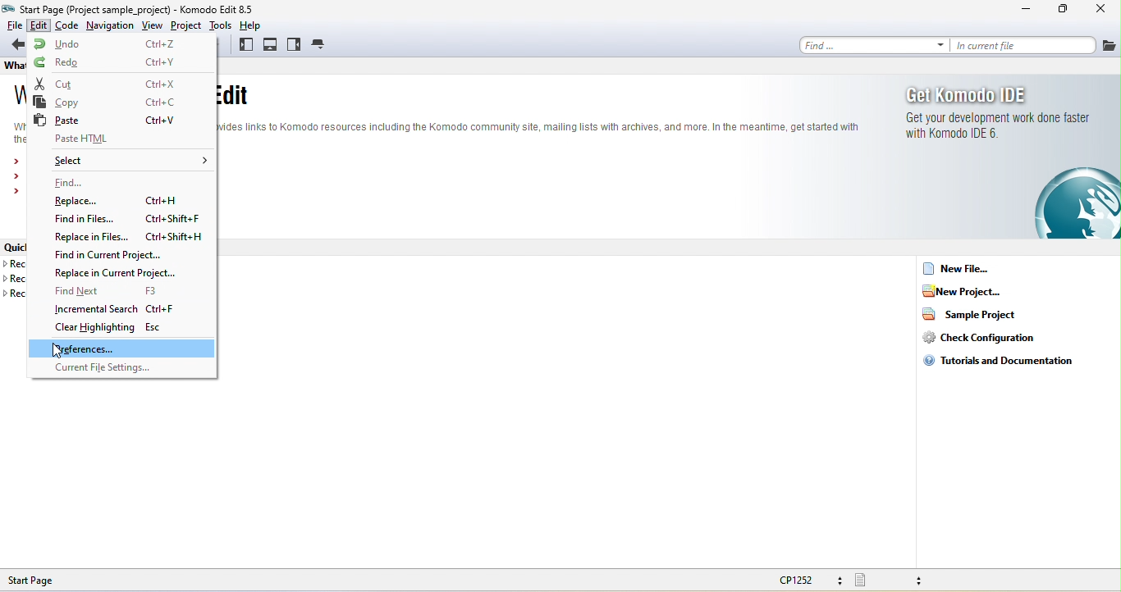  Describe the element at coordinates (254, 25) in the screenshot. I see `help` at that location.